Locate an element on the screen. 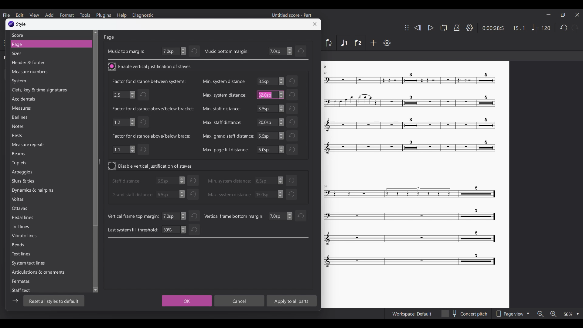 The width and height of the screenshot is (583, 328). Zoom options is located at coordinates (571, 314).